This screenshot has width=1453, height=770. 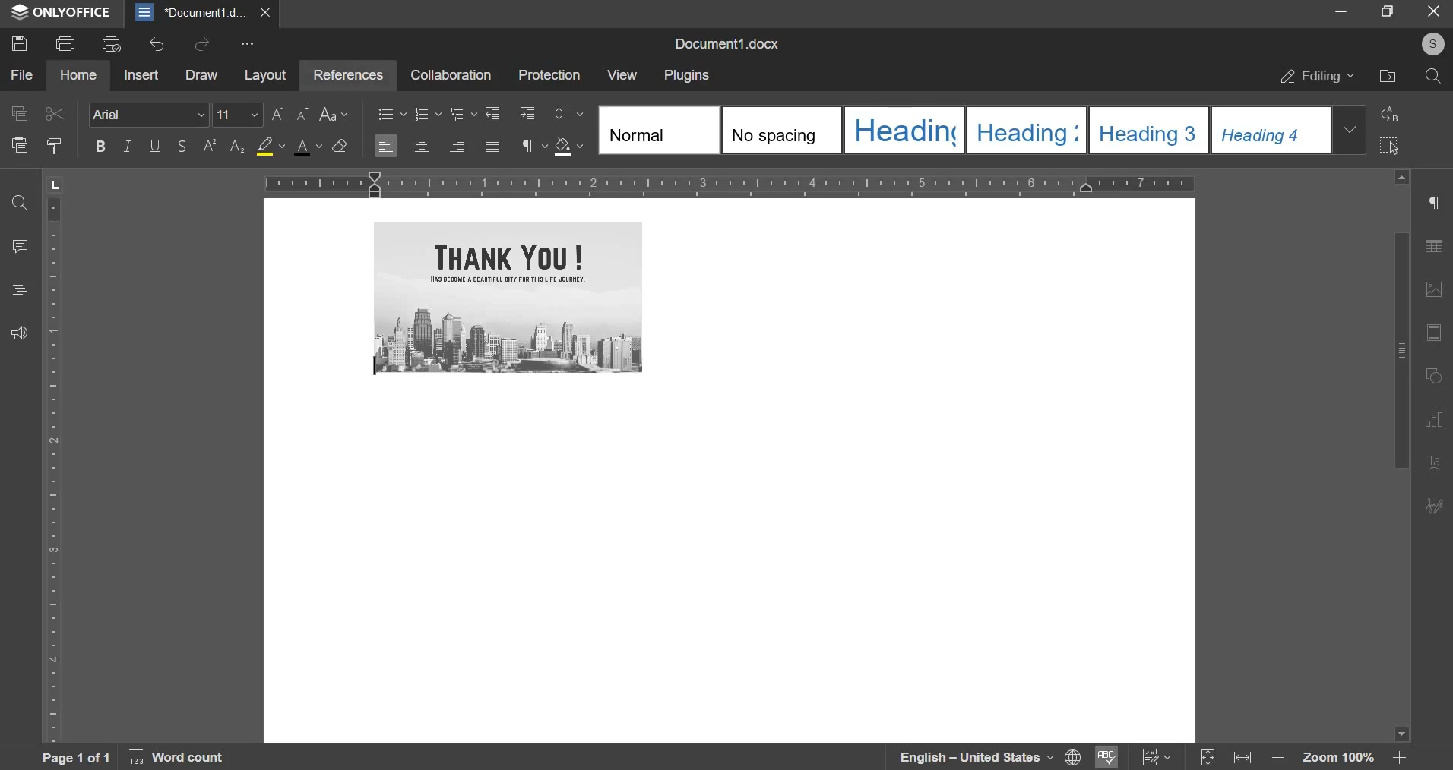 What do you see at coordinates (193, 12) in the screenshot?
I see `document1.d` at bounding box center [193, 12].